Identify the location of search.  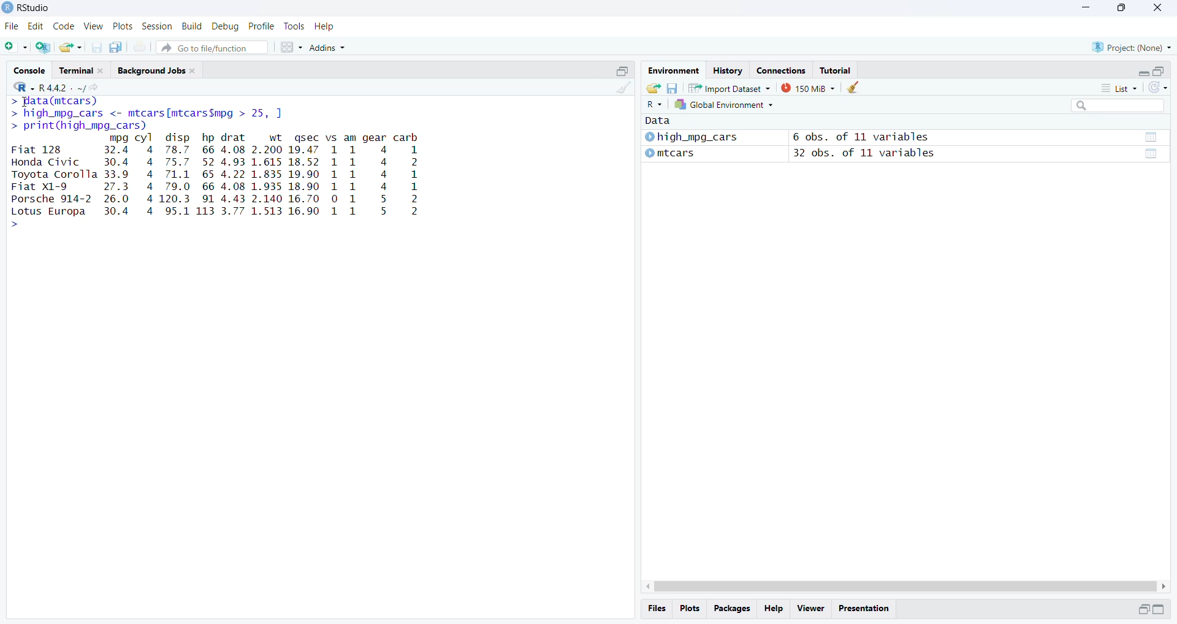
(1118, 105).